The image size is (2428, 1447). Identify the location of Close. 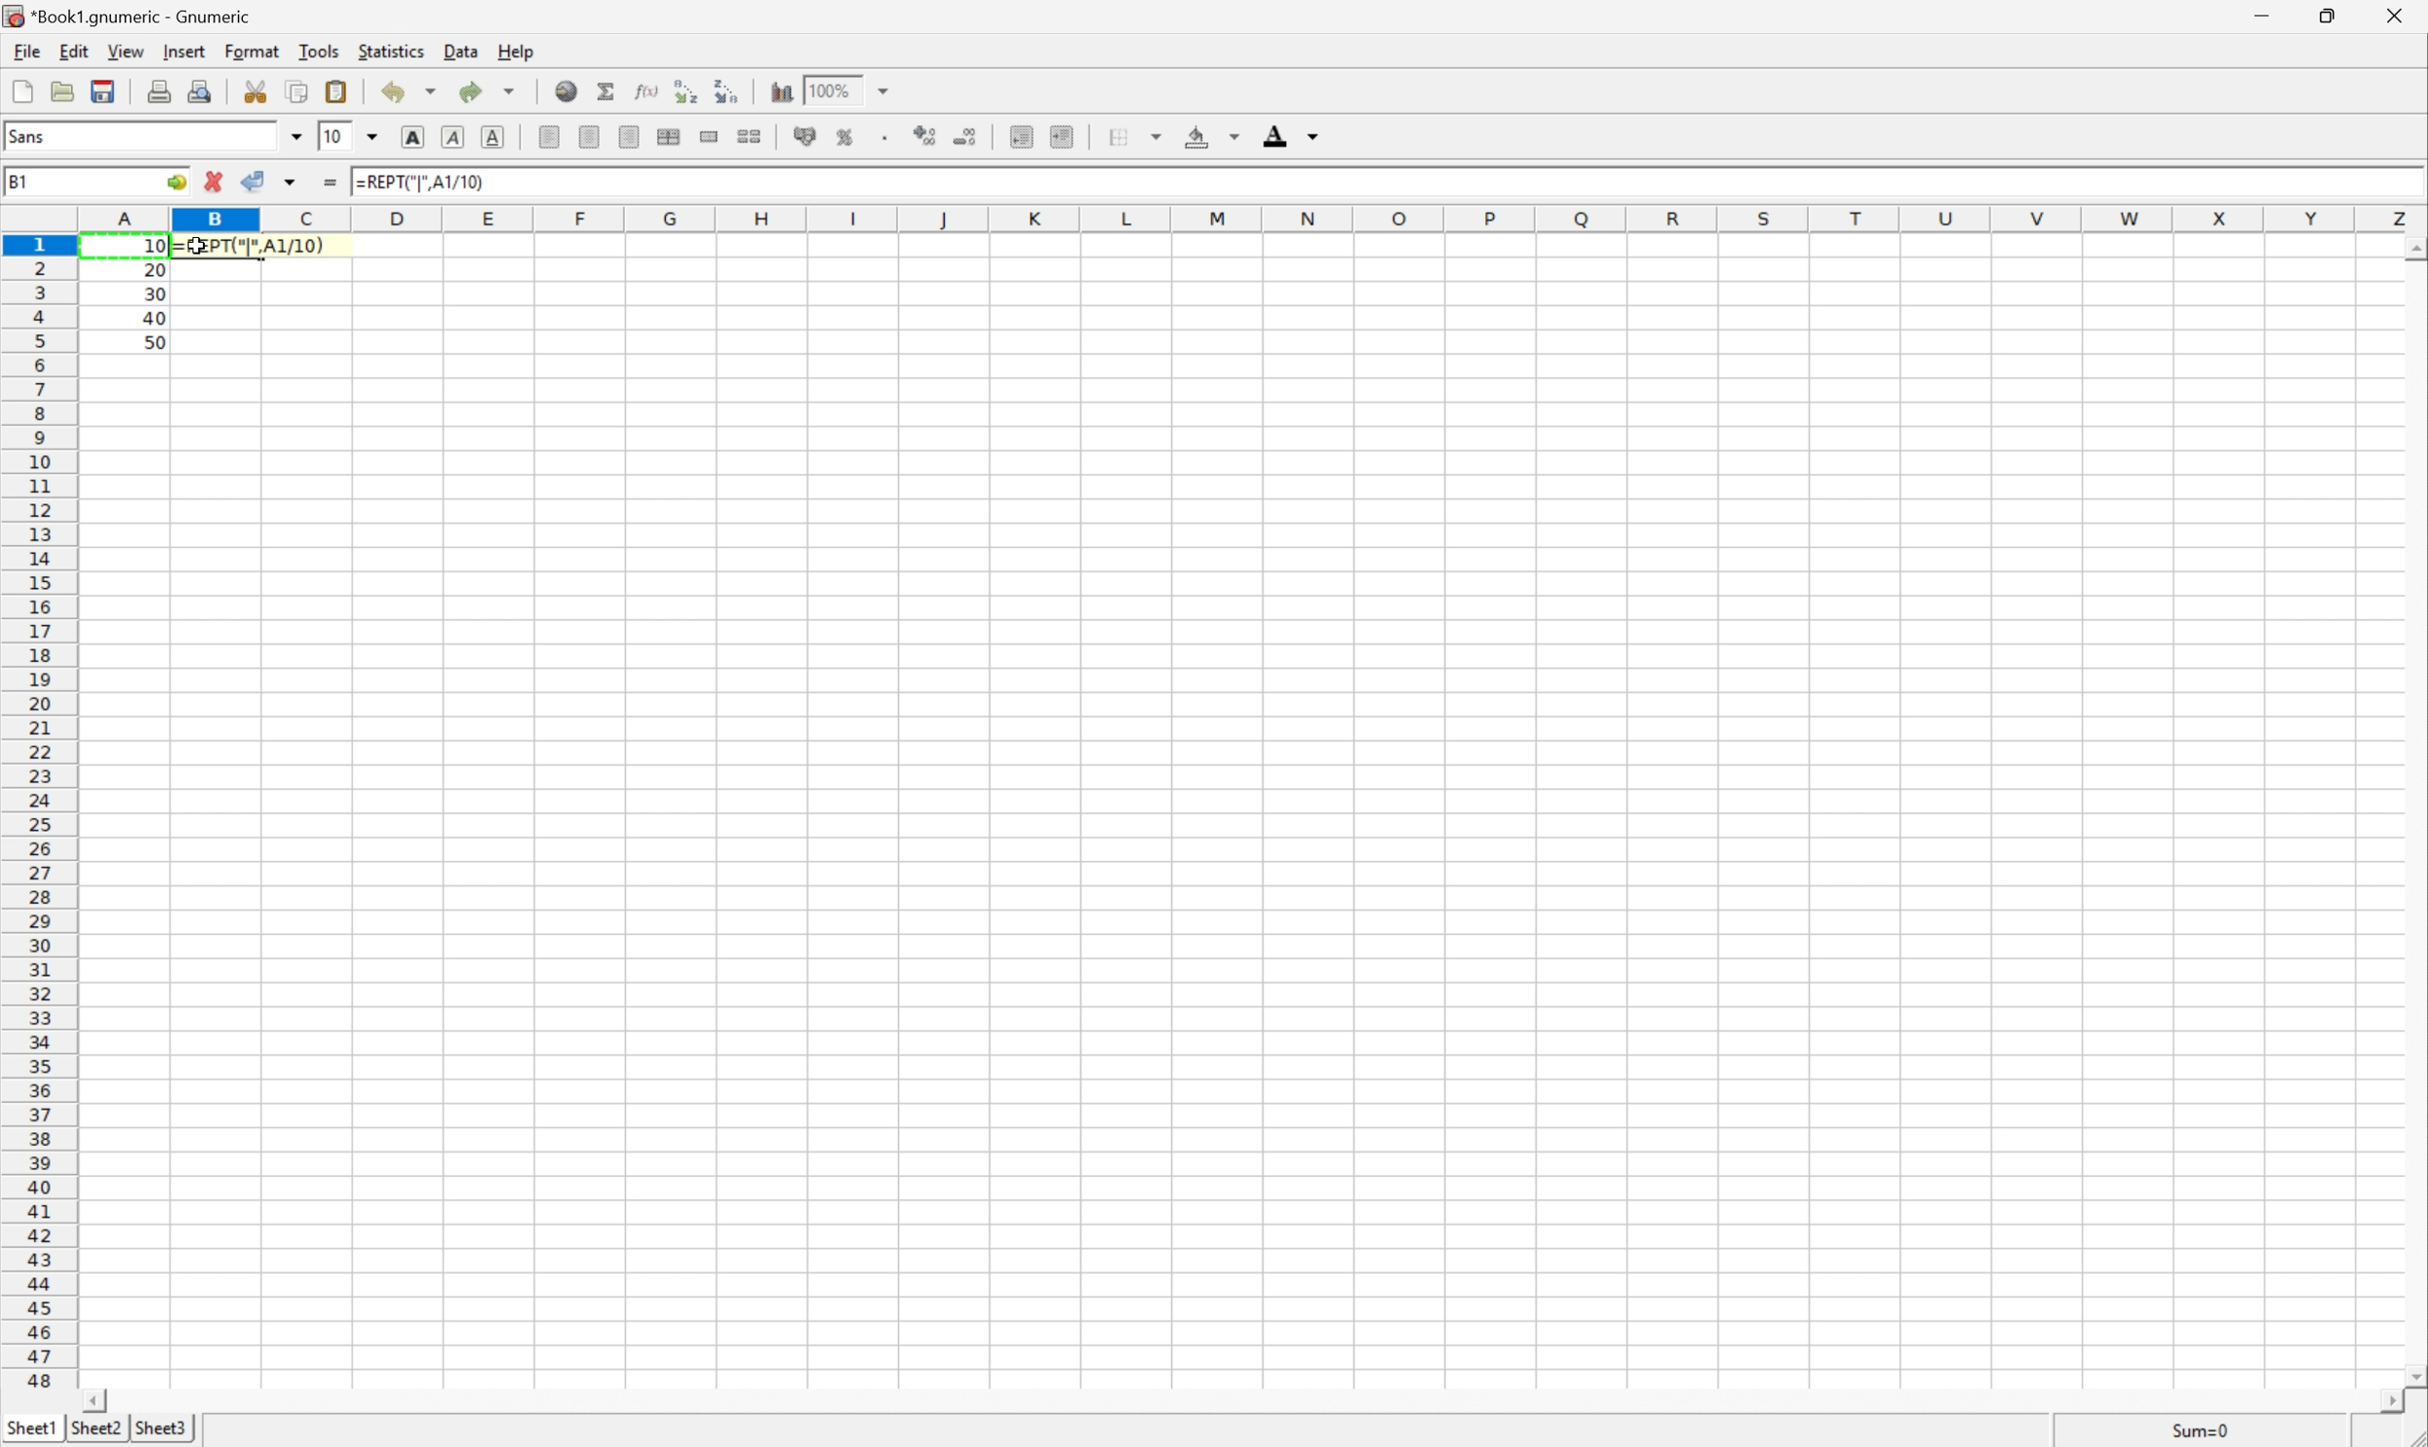
(2400, 13).